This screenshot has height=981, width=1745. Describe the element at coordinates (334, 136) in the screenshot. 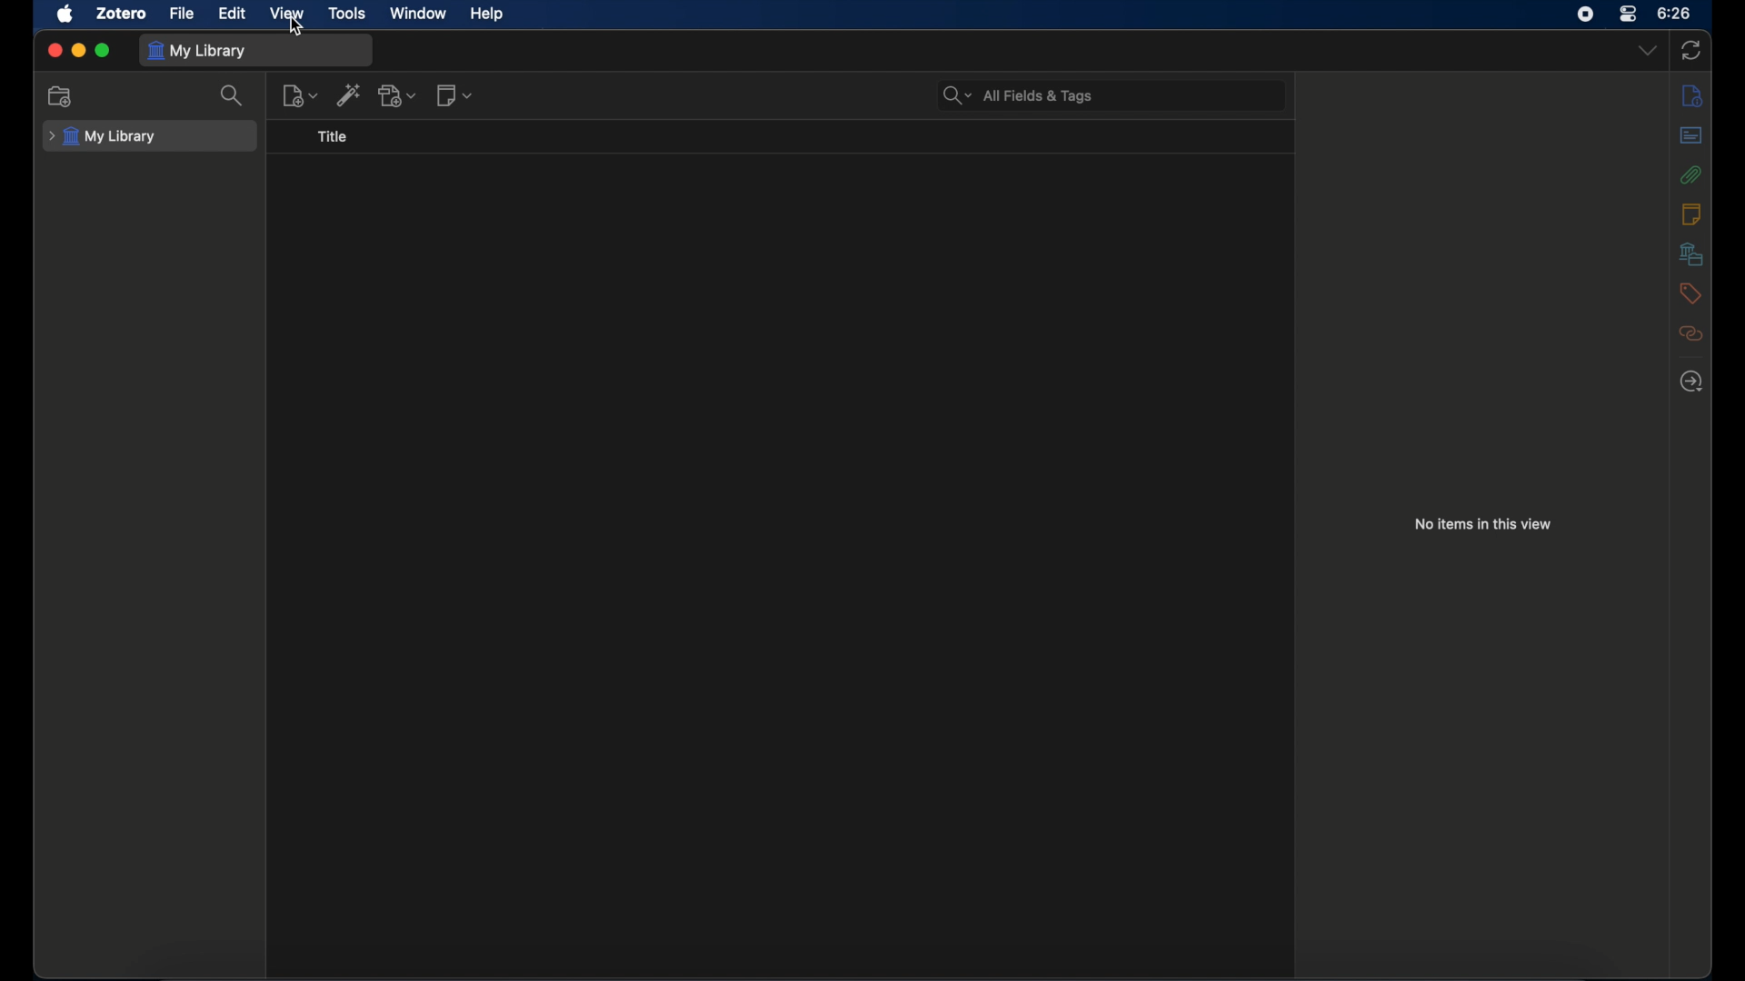

I see `title` at that location.